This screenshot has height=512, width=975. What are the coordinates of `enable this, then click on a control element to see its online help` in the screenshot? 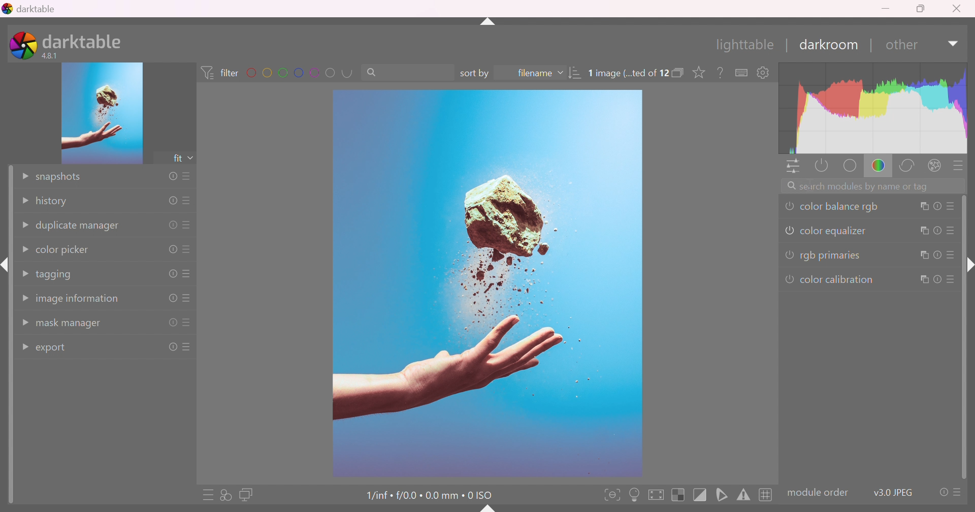 It's located at (721, 72).